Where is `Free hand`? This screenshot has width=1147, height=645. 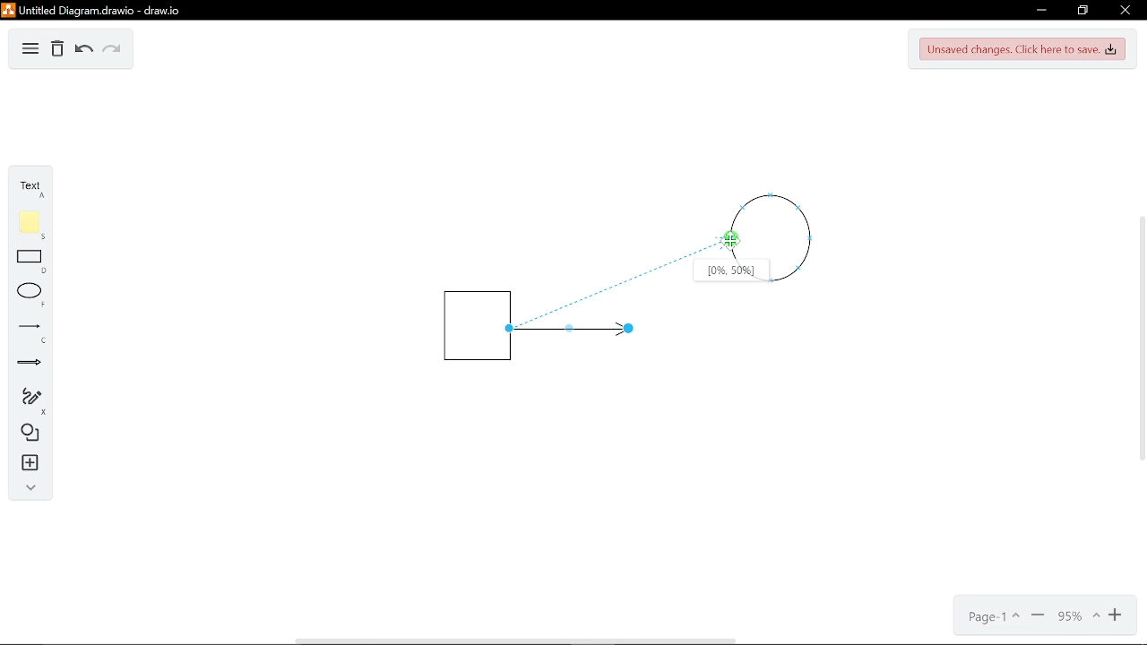 Free hand is located at coordinates (24, 400).